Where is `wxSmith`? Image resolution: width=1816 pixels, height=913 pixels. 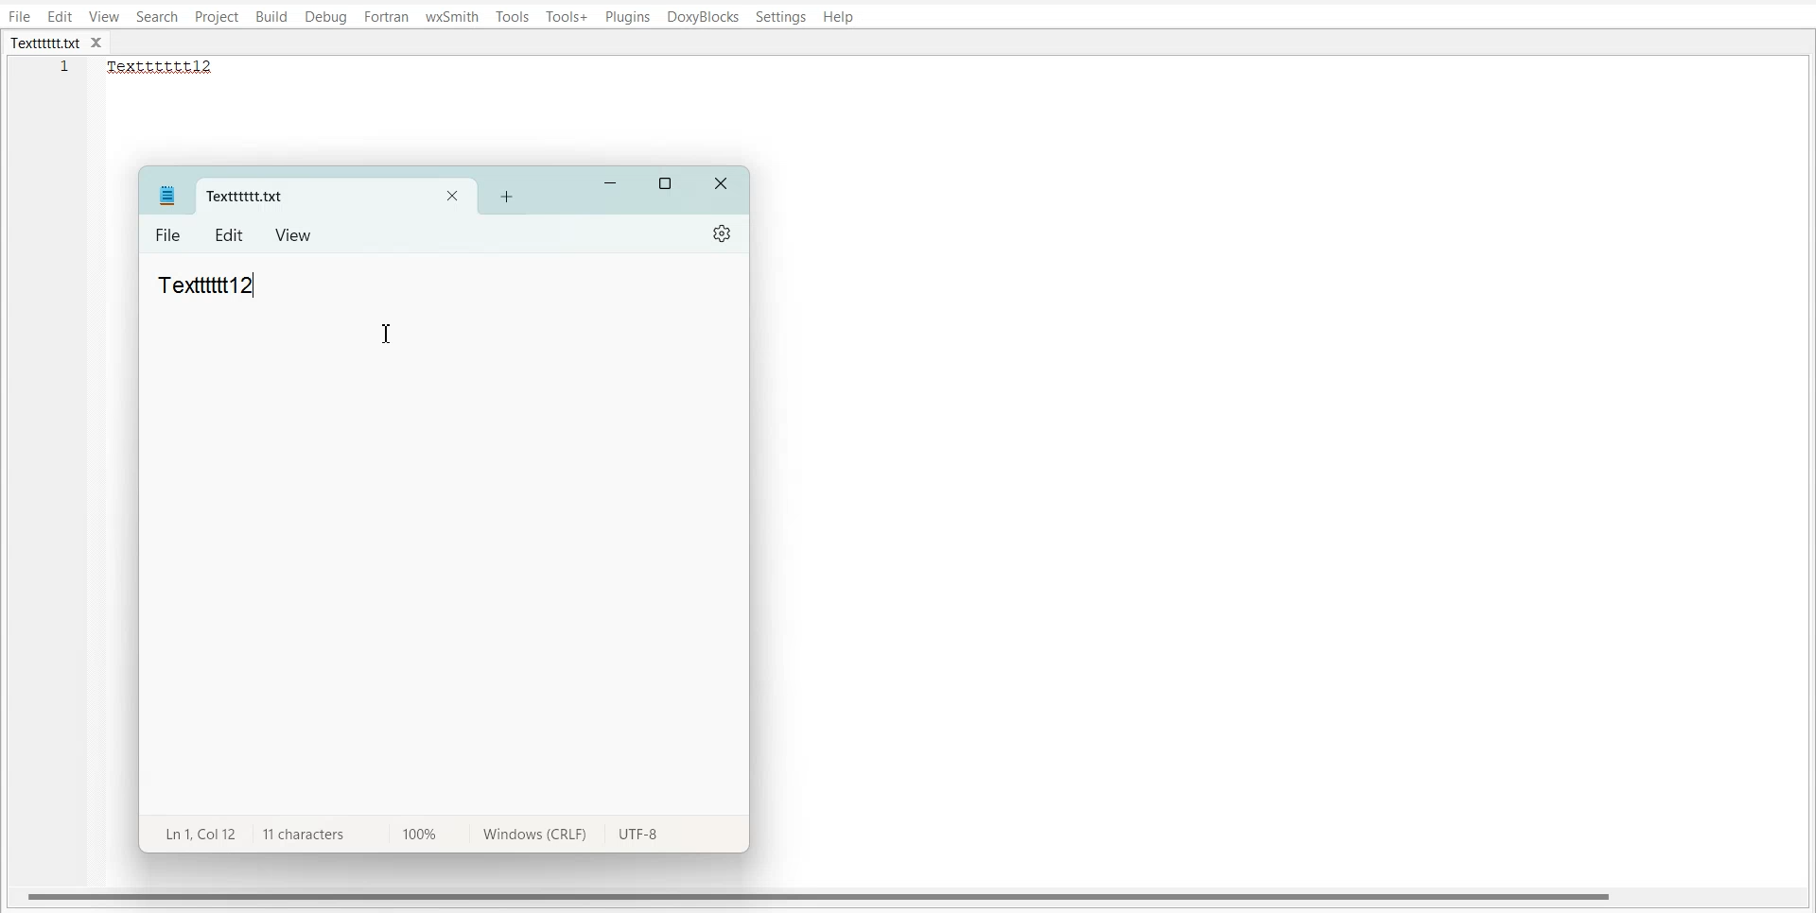 wxSmith is located at coordinates (453, 16).